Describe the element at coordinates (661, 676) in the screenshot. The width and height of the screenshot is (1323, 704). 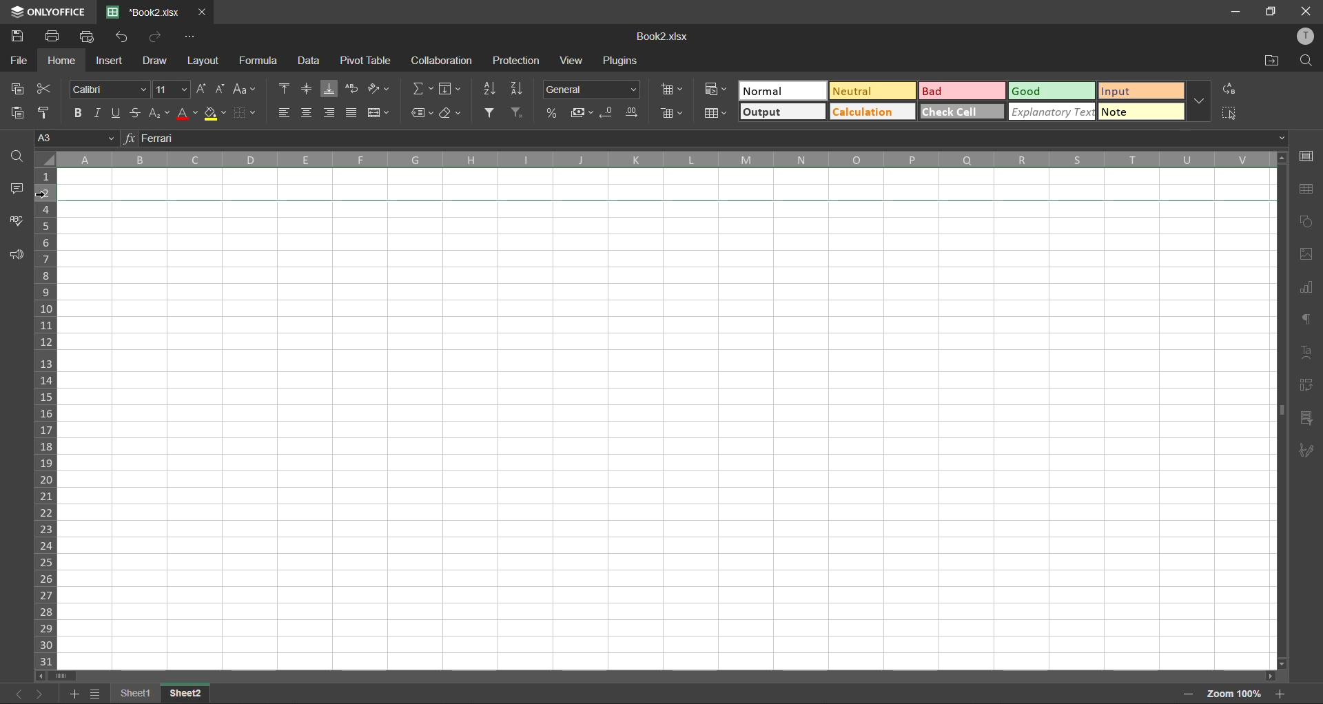
I see `scroll bar` at that location.